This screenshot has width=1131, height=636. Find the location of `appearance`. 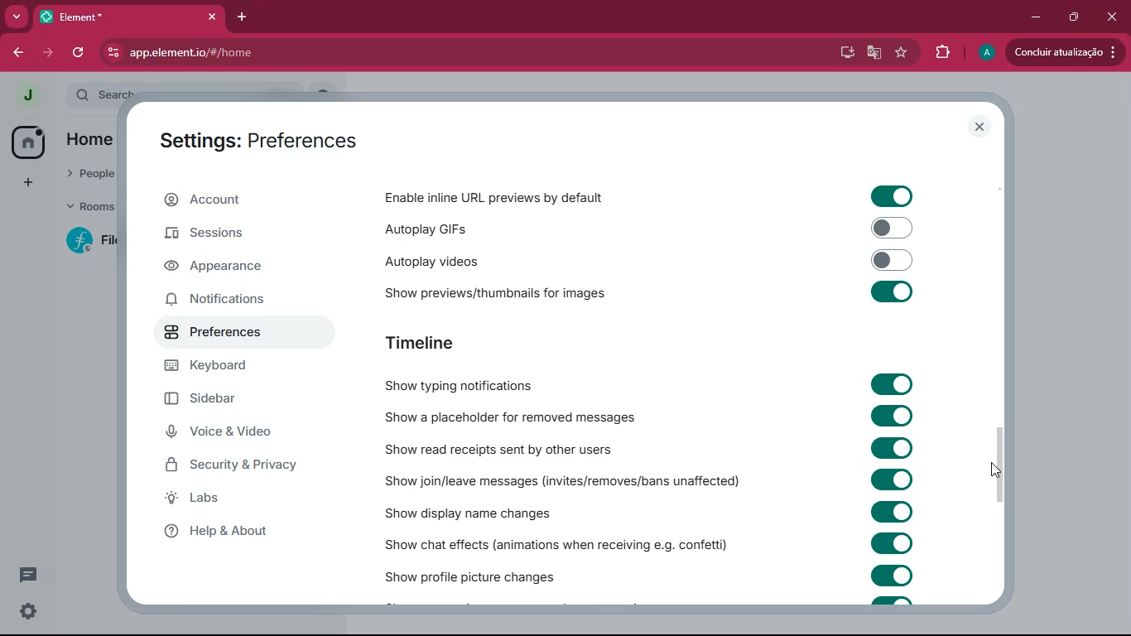

appearance is located at coordinates (226, 268).